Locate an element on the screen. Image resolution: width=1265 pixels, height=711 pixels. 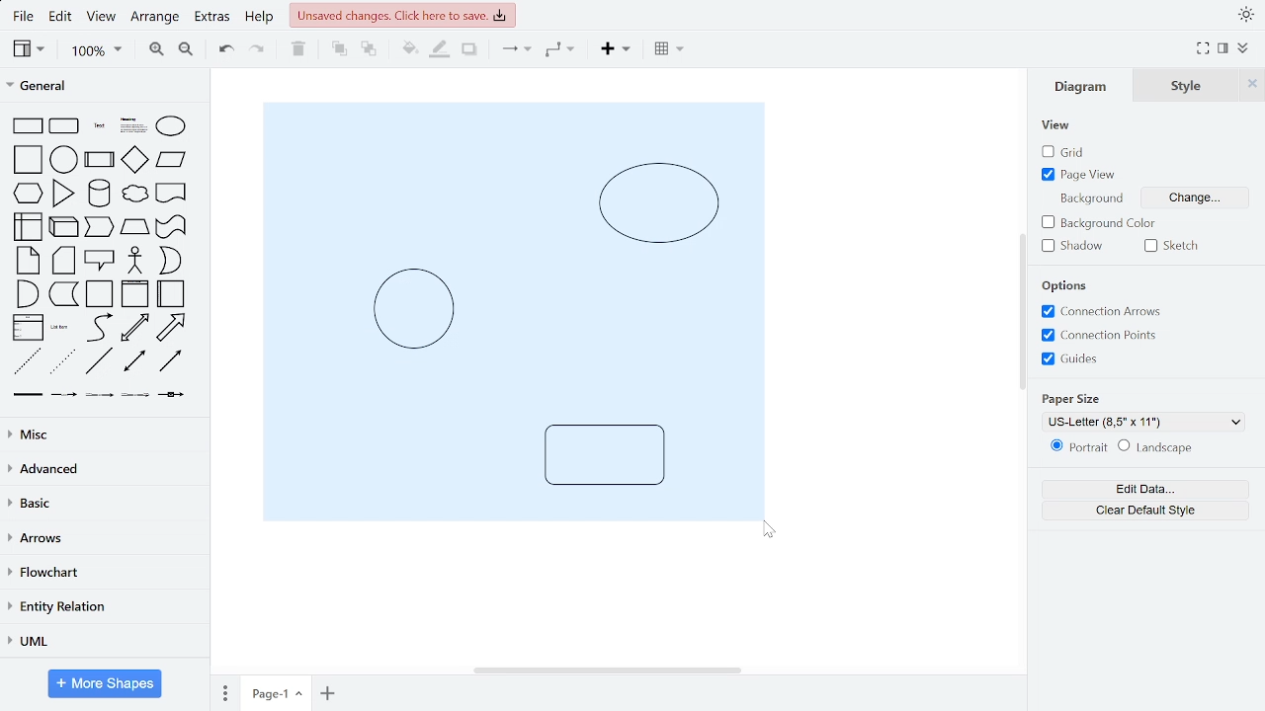
link is located at coordinates (29, 398).